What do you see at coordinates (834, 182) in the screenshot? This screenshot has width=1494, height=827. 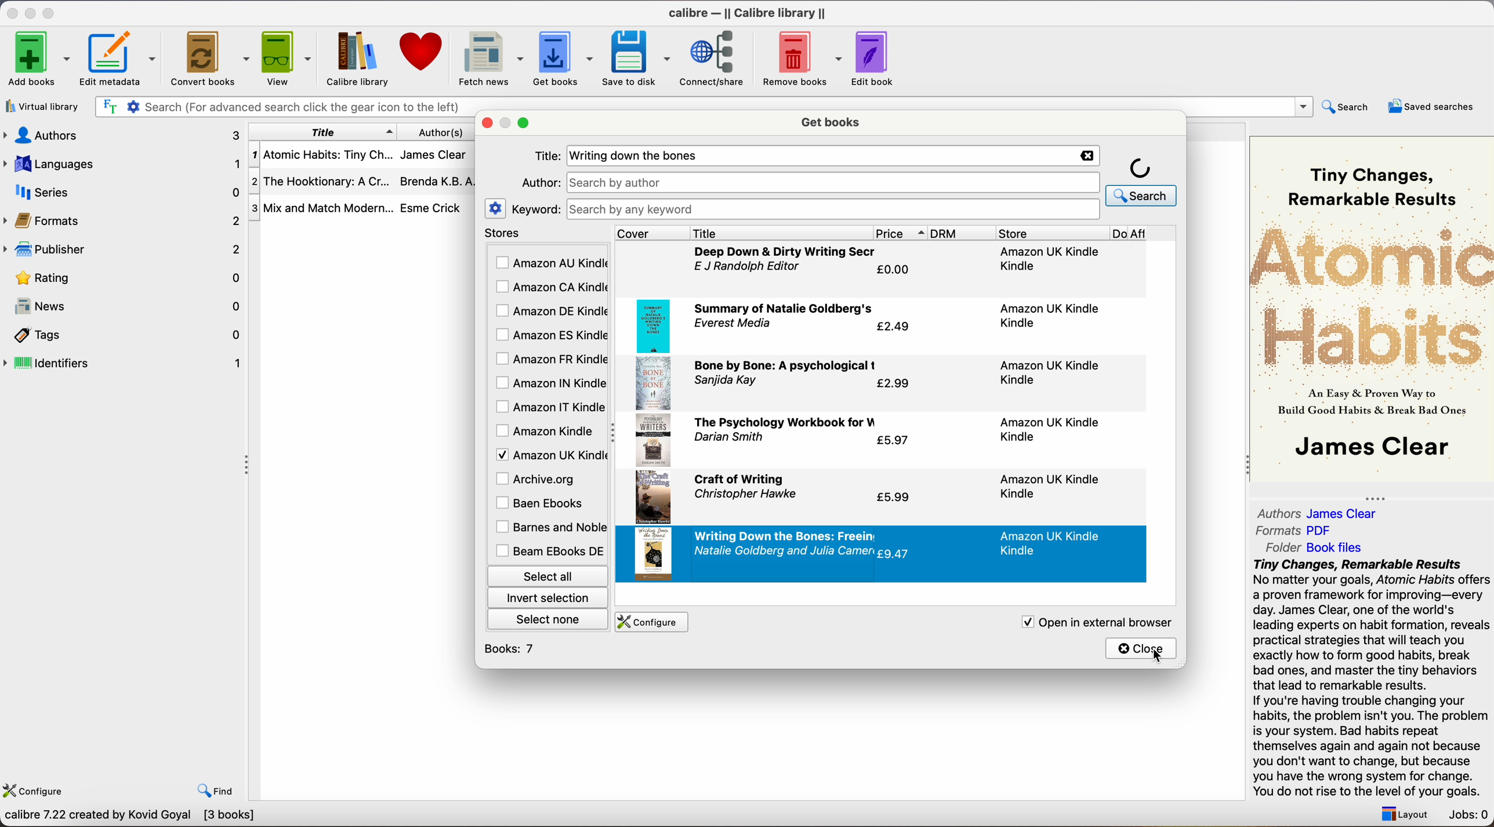 I see `search bar` at bounding box center [834, 182].